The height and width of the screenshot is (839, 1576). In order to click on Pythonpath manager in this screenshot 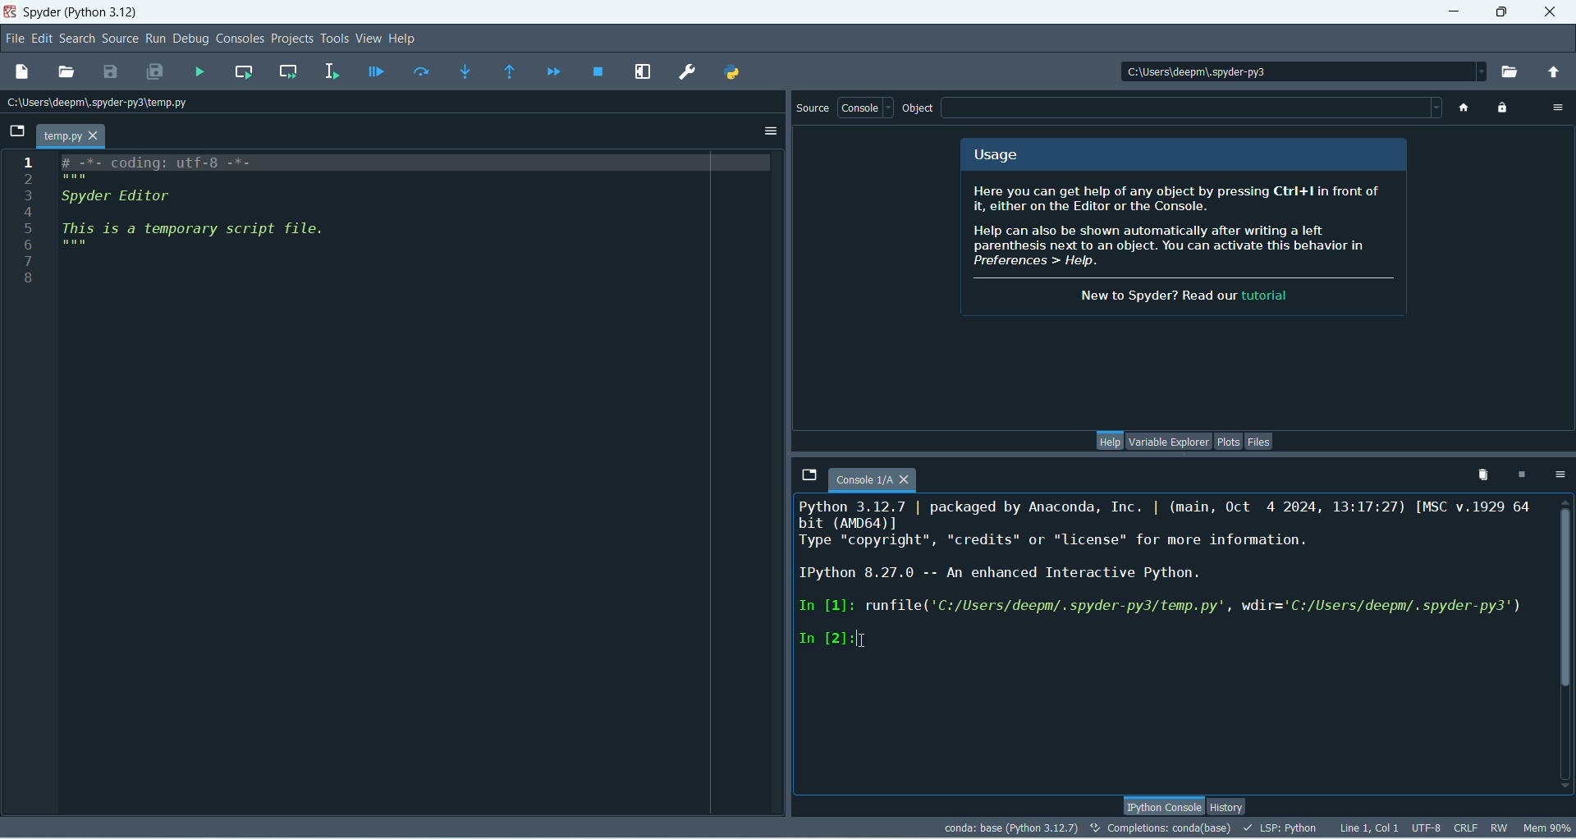, I will do `click(731, 73)`.